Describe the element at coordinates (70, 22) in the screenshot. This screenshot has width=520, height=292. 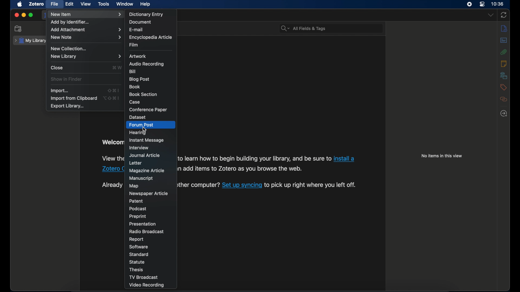
I see `add by identifier` at that location.